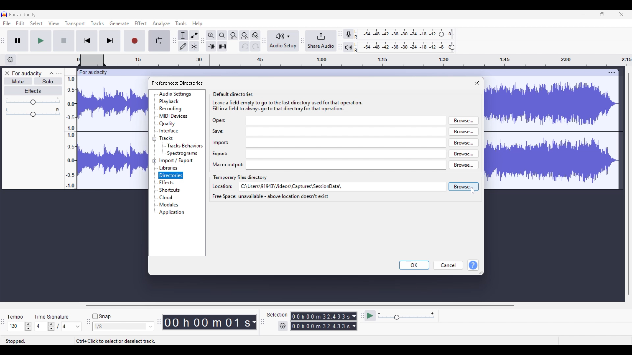 This screenshot has width=632, height=355. I want to click on Quality, so click(168, 124).